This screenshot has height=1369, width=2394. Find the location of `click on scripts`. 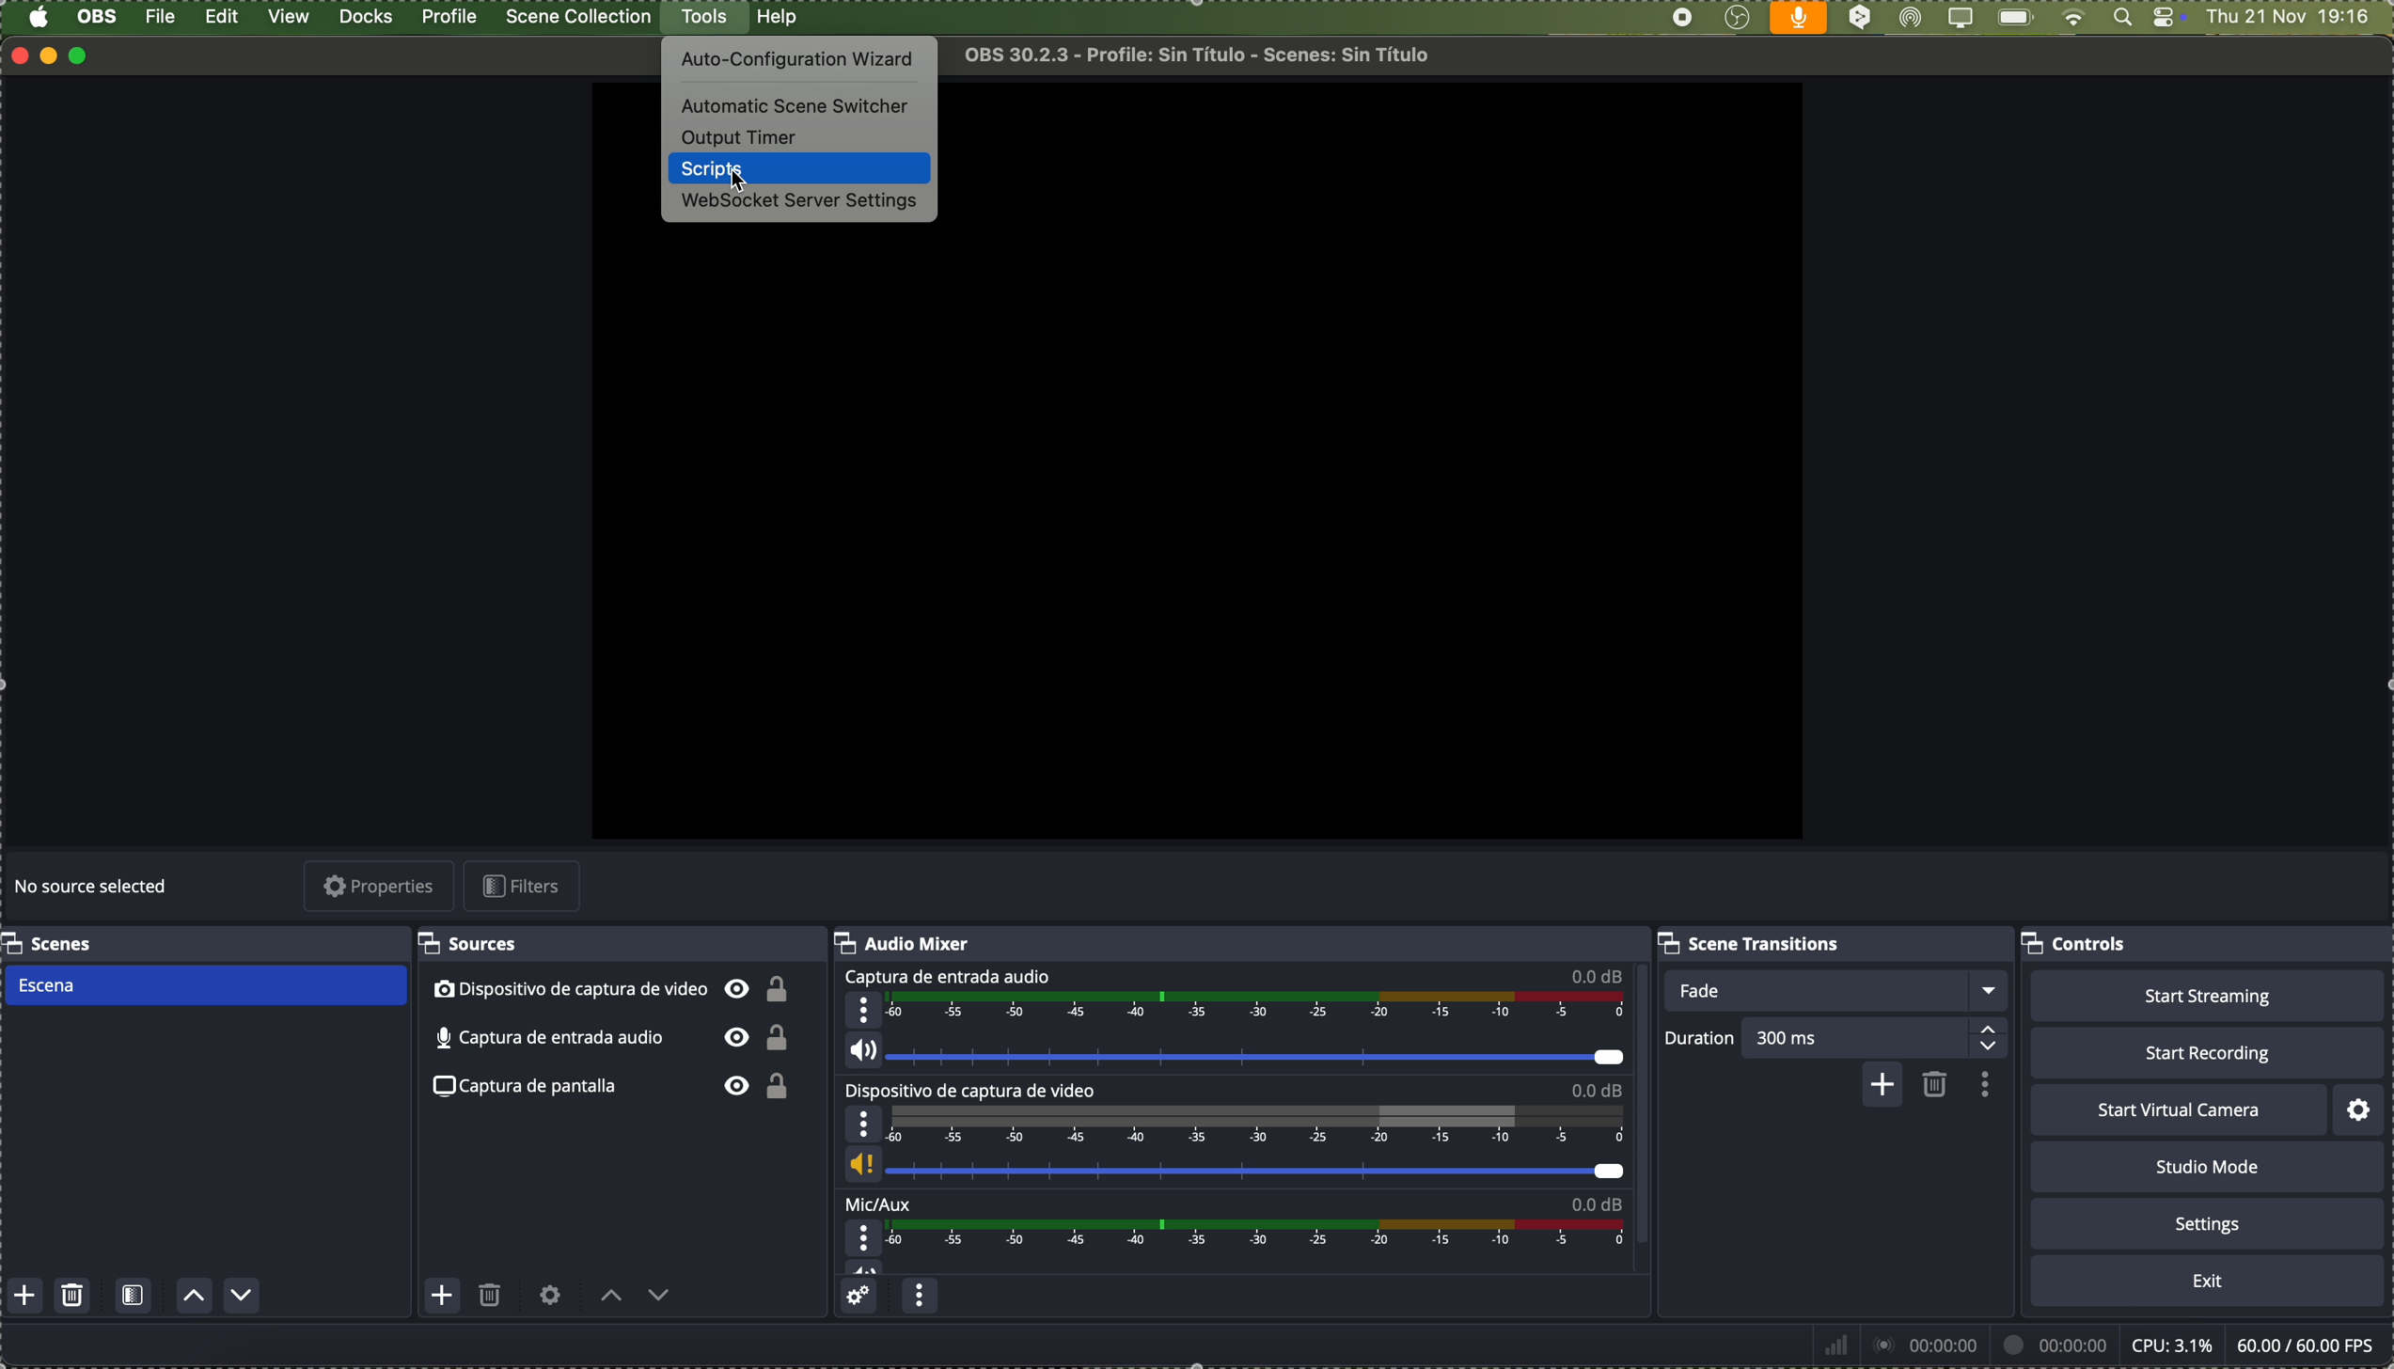

click on scripts is located at coordinates (800, 167).